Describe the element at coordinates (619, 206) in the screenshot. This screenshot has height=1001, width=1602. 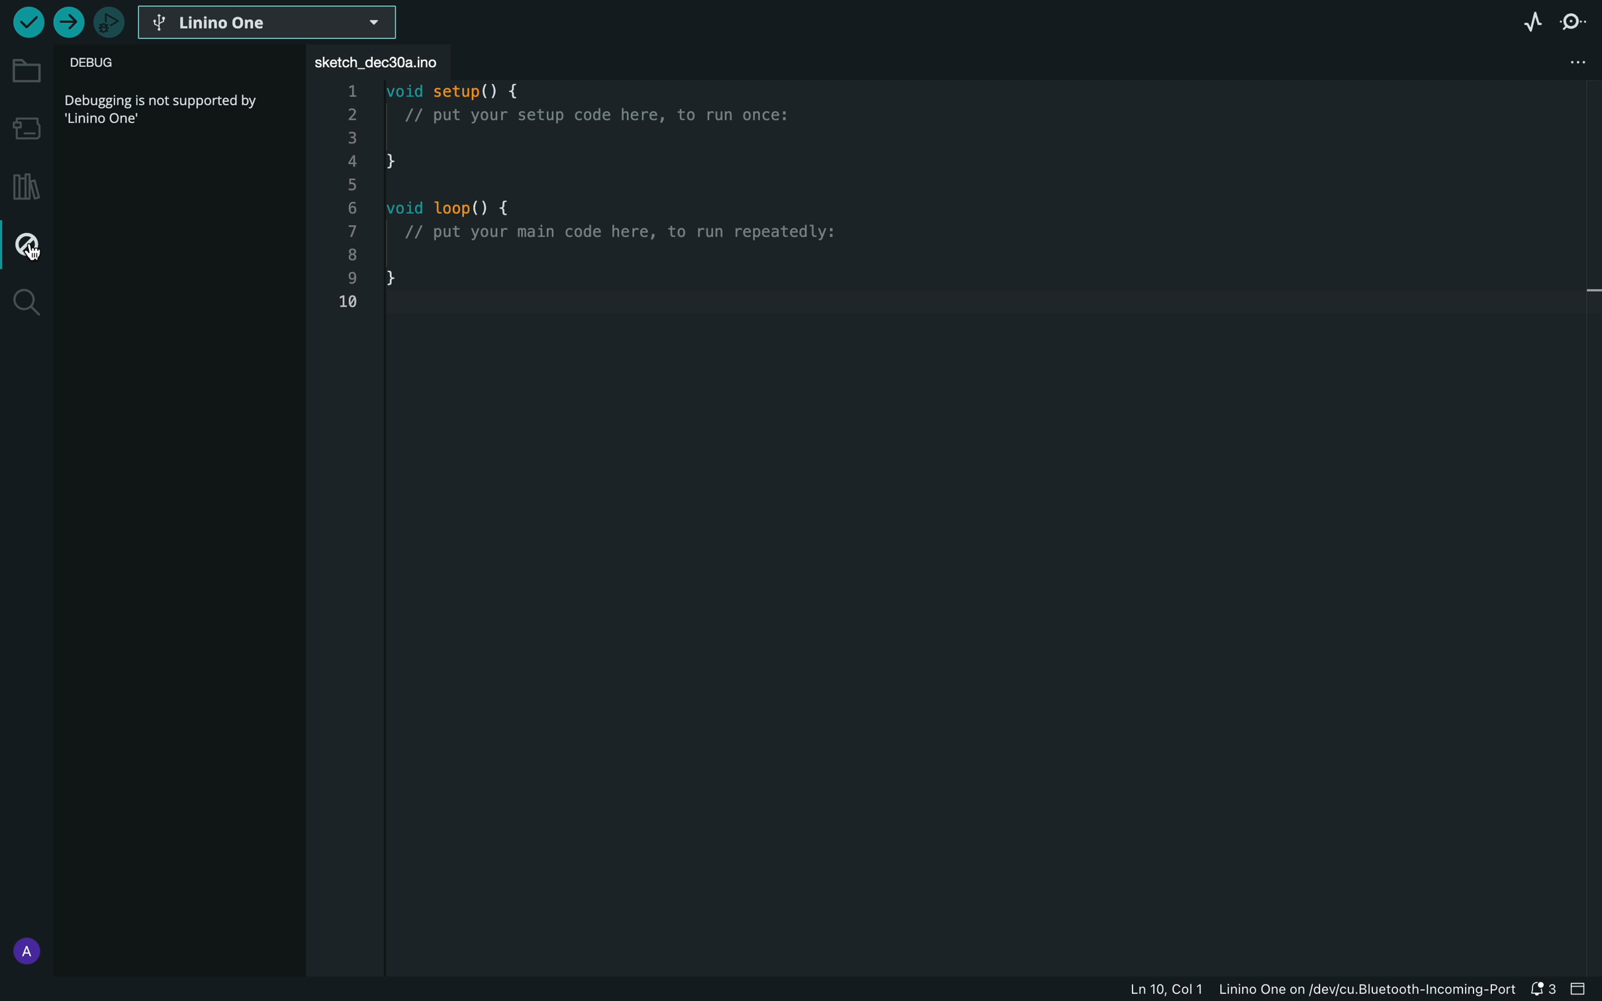
I see `code` at that location.